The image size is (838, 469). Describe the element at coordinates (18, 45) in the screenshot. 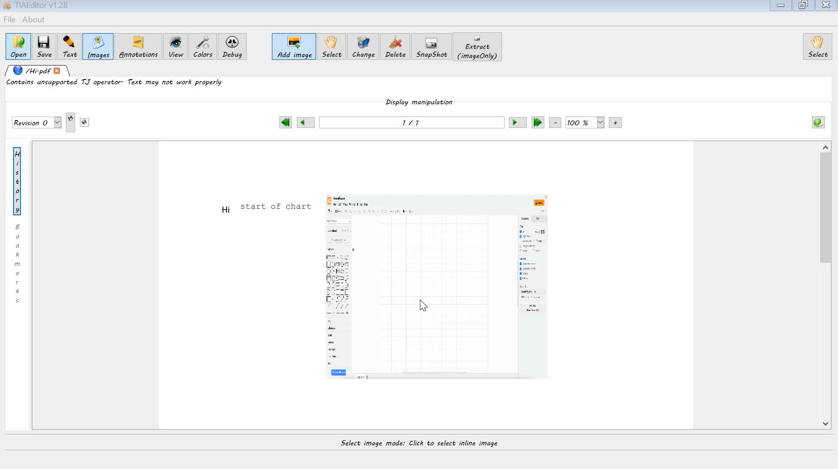

I see `open` at that location.